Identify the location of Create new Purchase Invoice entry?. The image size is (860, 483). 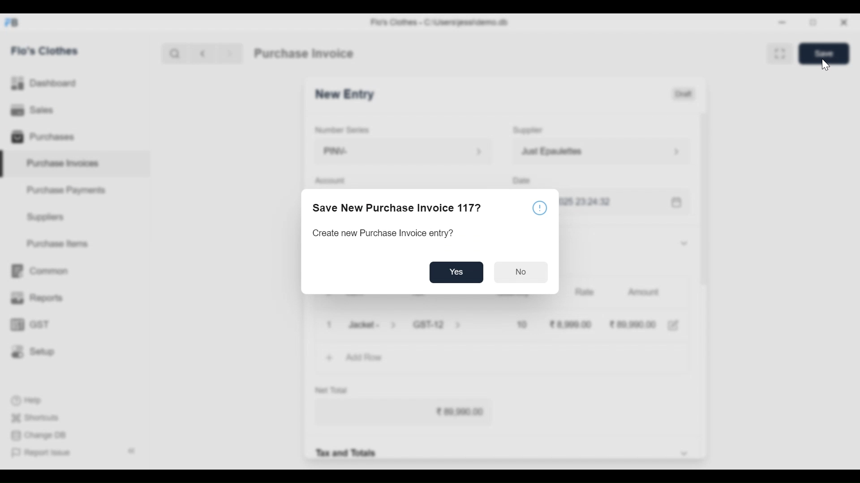
(383, 234).